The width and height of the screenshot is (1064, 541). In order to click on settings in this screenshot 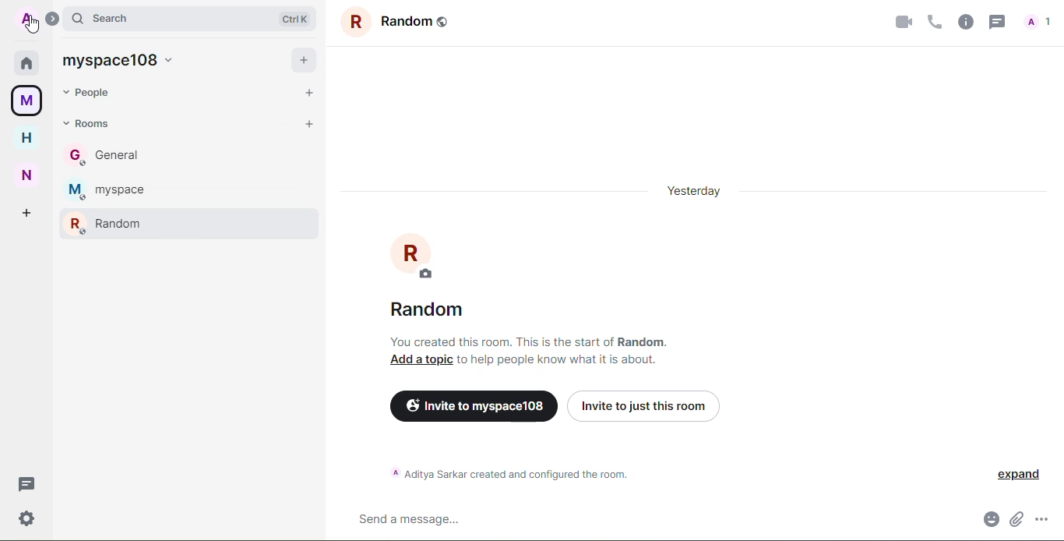, I will do `click(25, 518)`.